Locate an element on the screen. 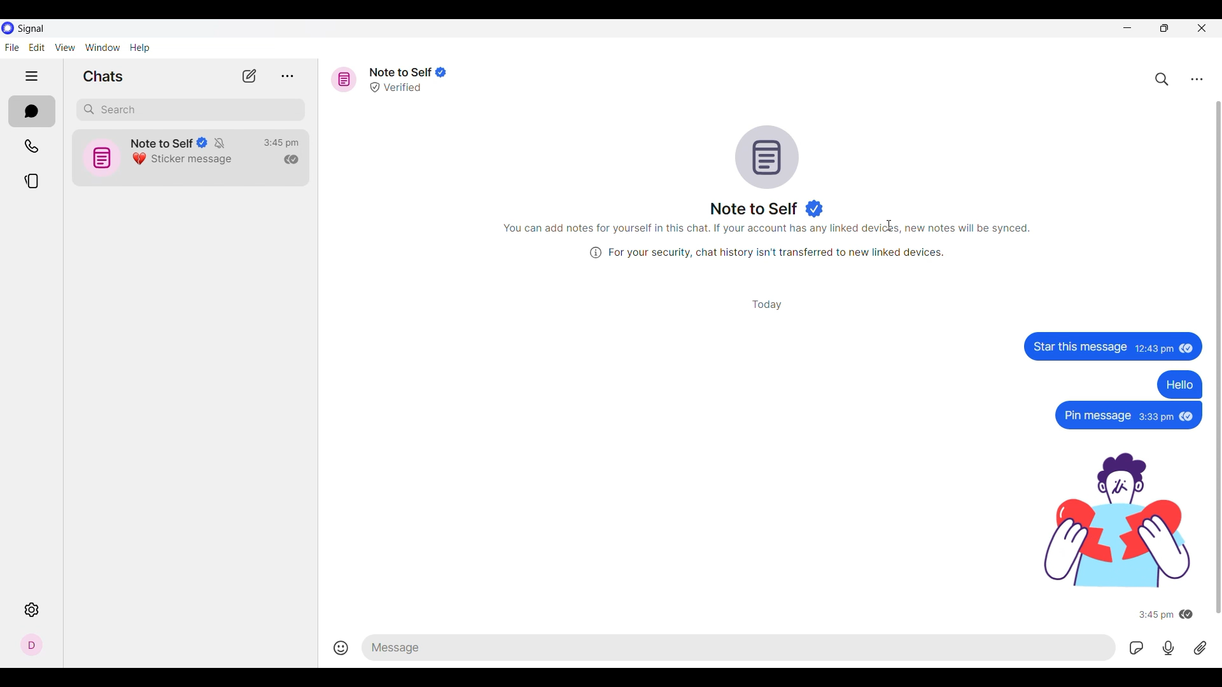  Note to Self is located at coordinates (407, 72).